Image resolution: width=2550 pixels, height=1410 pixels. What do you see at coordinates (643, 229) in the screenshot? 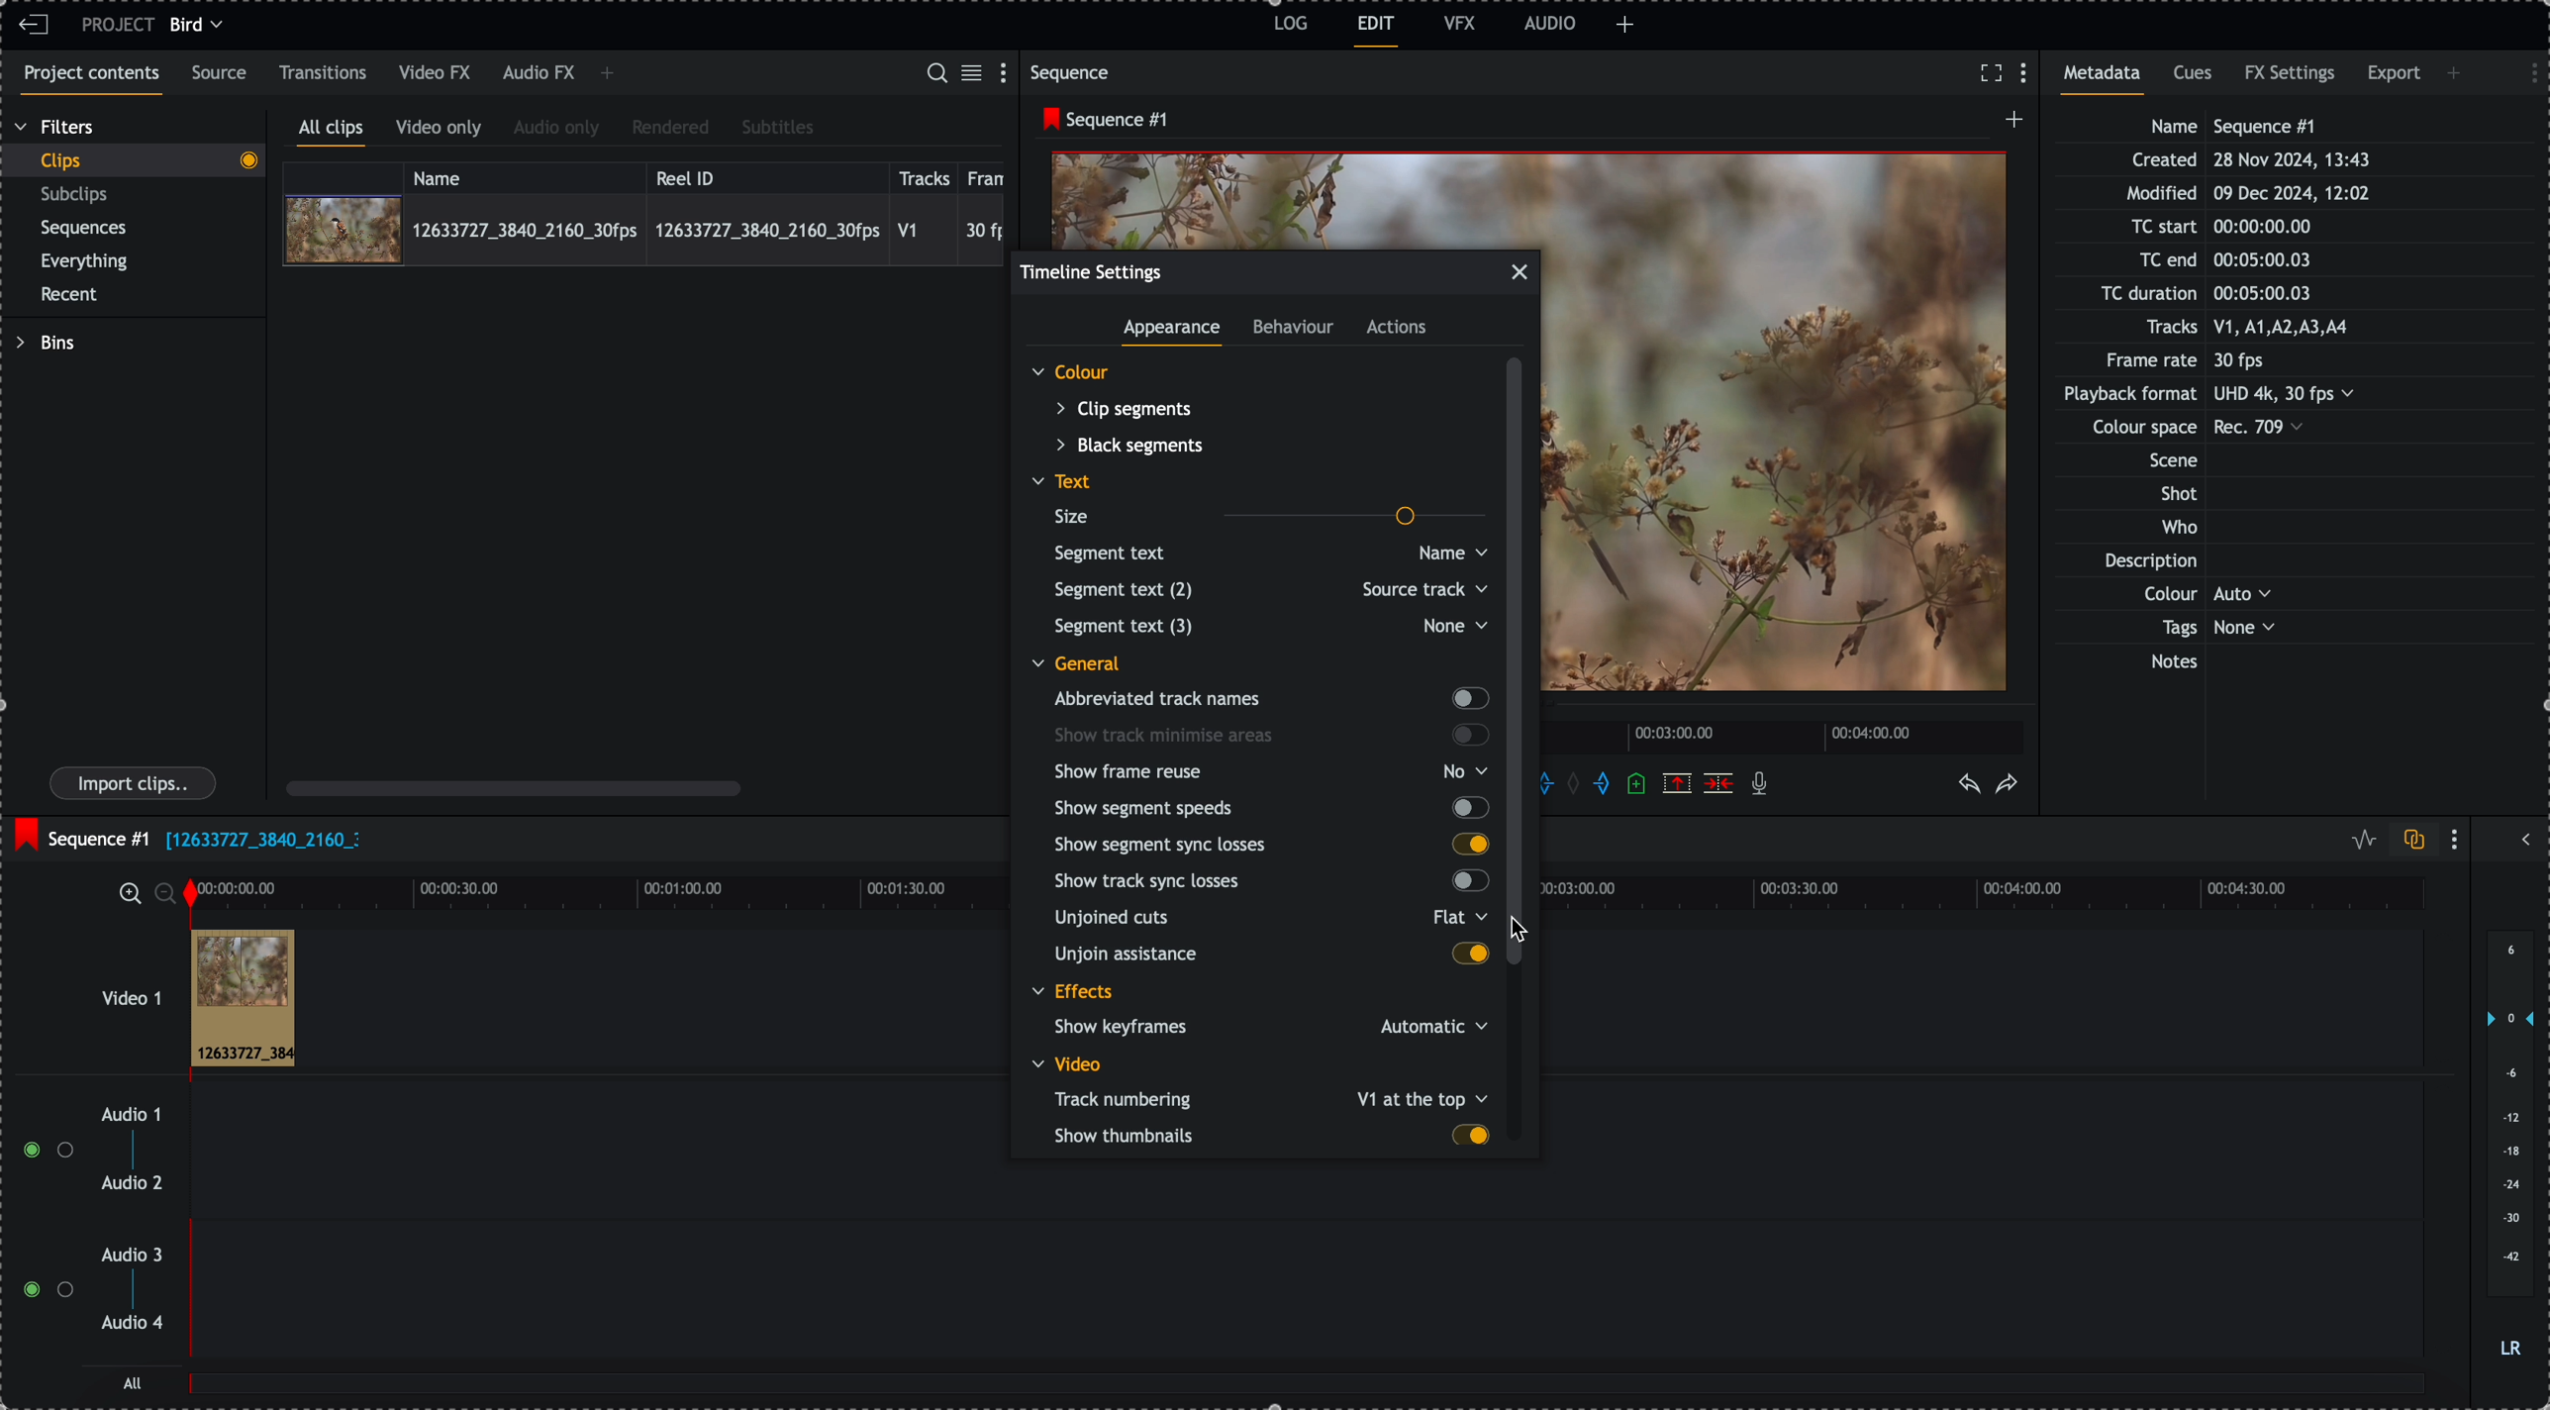
I see `click on video` at bounding box center [643, 229].